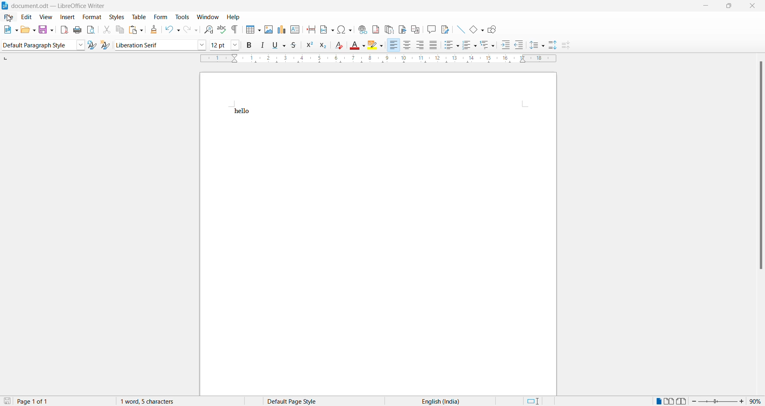  I want to click on Zoom slider, so click(718, 401).